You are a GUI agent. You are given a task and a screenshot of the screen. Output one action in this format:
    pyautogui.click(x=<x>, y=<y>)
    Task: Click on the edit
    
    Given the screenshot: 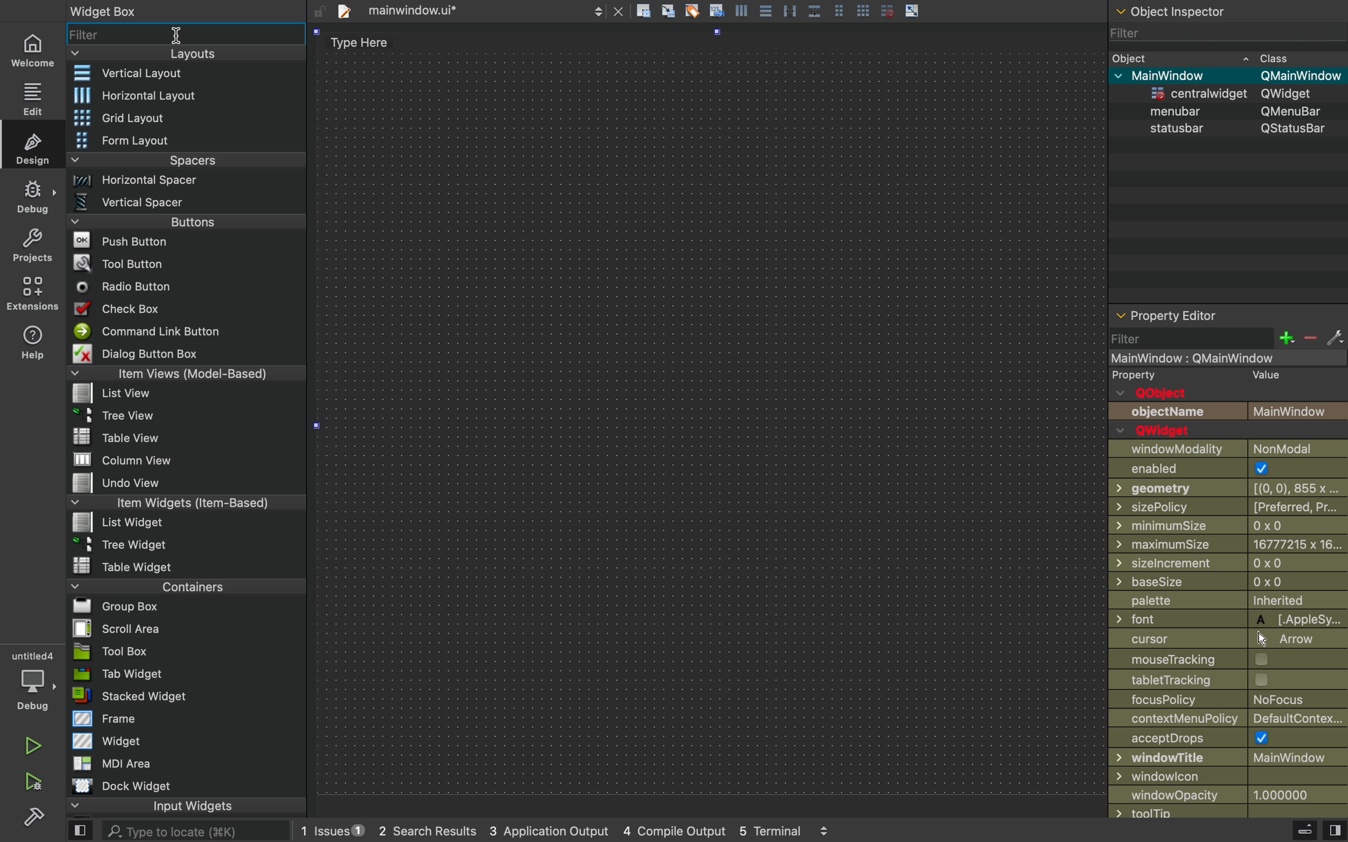 What is the action you would take?
    pyautogui.click(x=32, y=96)
    